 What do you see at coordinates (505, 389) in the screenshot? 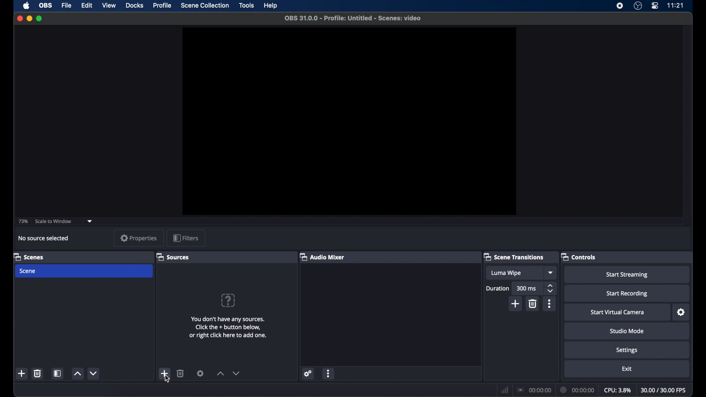
I see `network` at bounding box center [505, 389].